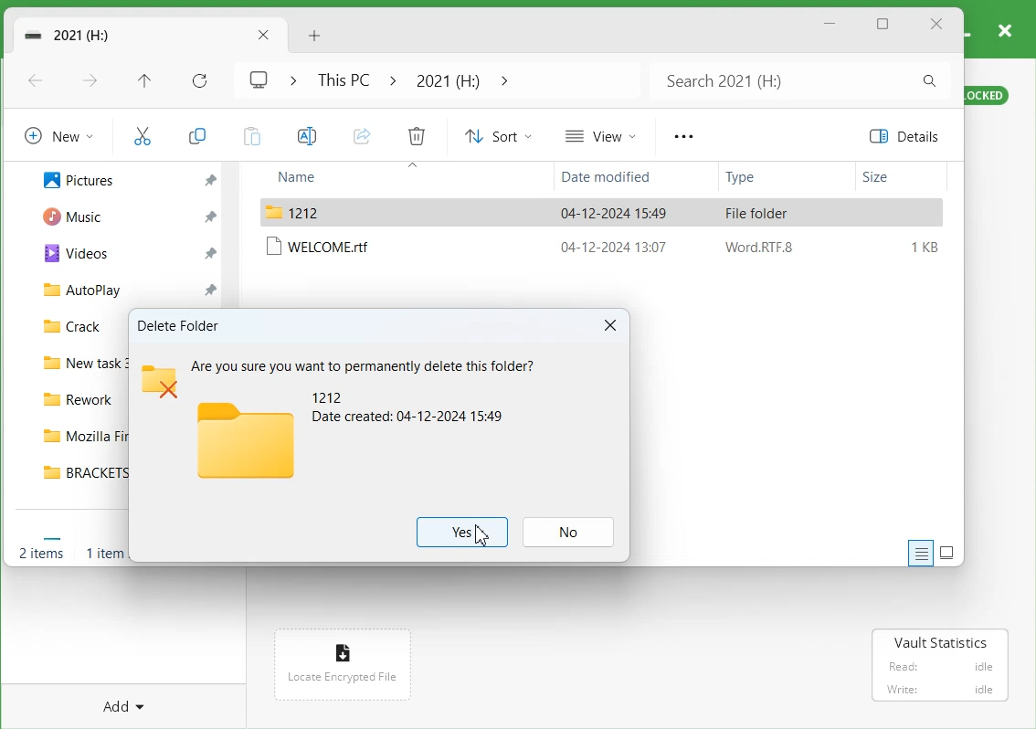 The width and height of the screenshot is (1036, 729). What do you see at coordinates (609, 326) in the screenshot?
I see `Close` at bounding box center [609, 326].